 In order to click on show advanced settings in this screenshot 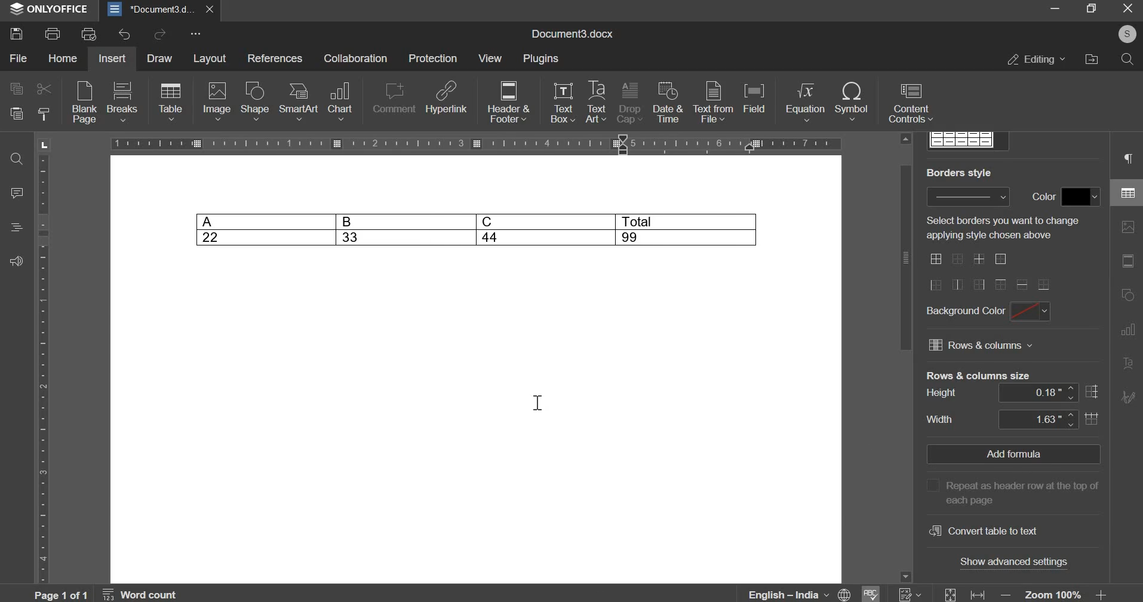, I will do `click(1015, 561)`.